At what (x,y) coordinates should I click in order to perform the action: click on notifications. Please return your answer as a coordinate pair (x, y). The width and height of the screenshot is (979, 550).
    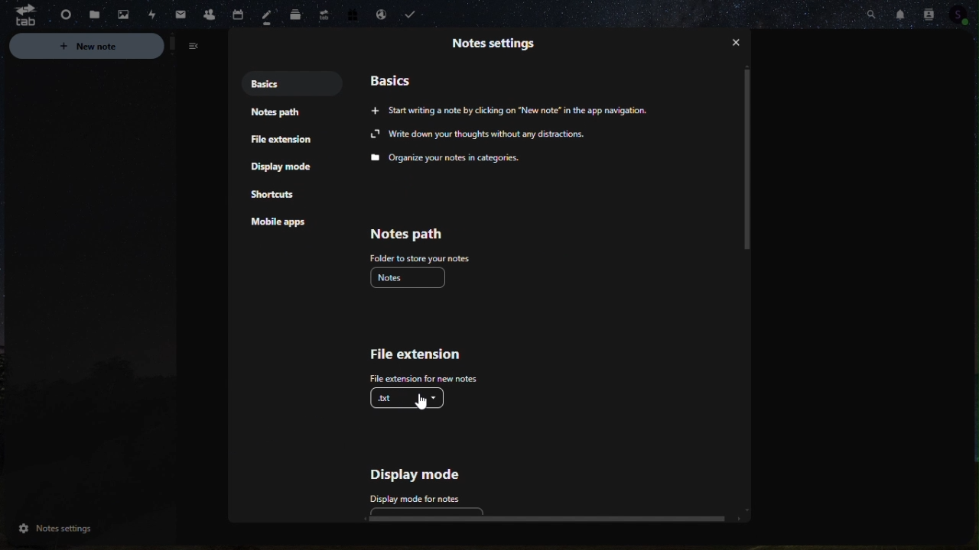
    Looking at the image, I should click on (899, 12).